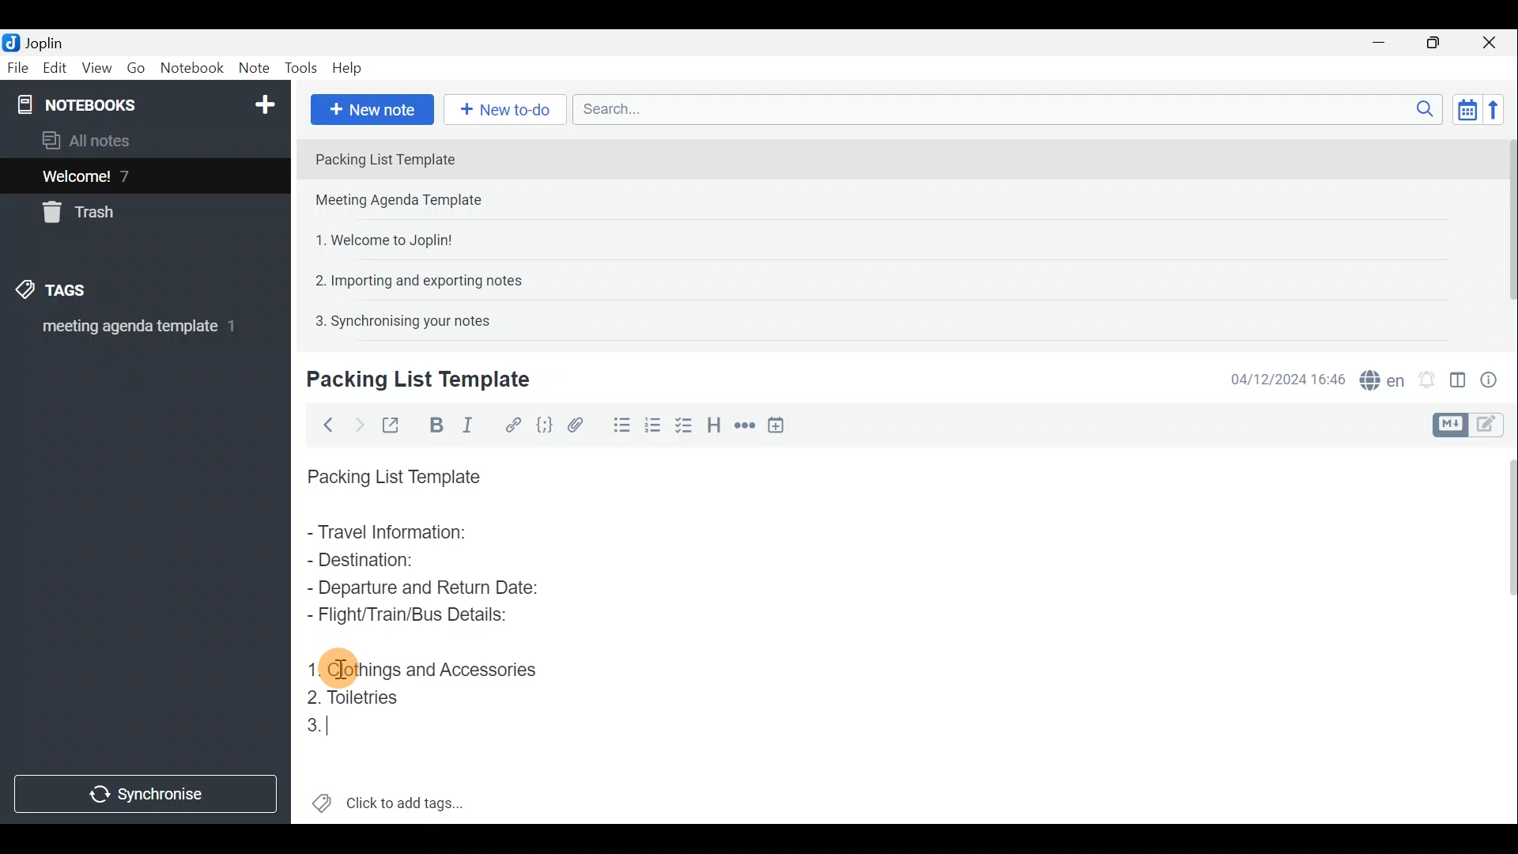 Image resolution: width=1518 pixels, height=854 pixels. I want to click on Toggle editors, so click(1452, 423).